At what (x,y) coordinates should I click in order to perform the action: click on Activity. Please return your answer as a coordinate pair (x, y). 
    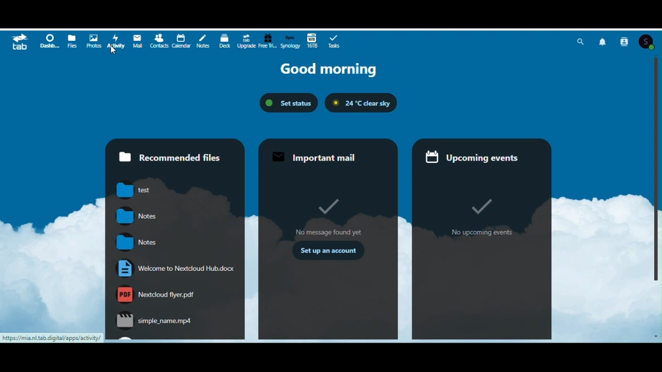
    Looking at the image, I should click on (115, 41).